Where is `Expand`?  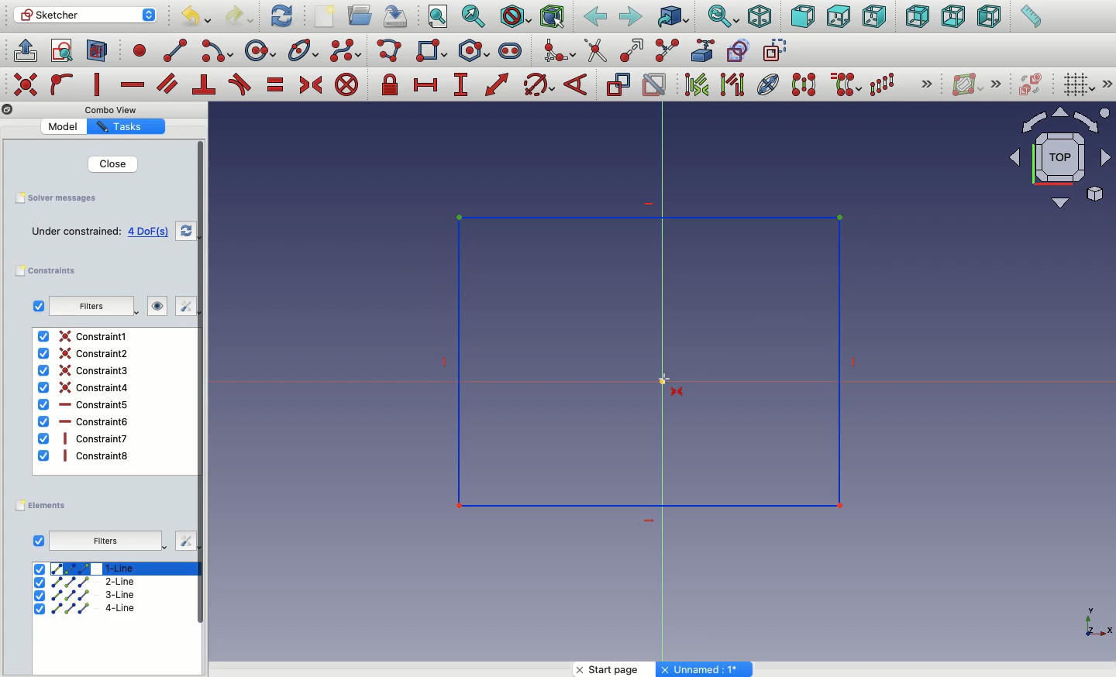 Expand is located at coordinates (997, 84).